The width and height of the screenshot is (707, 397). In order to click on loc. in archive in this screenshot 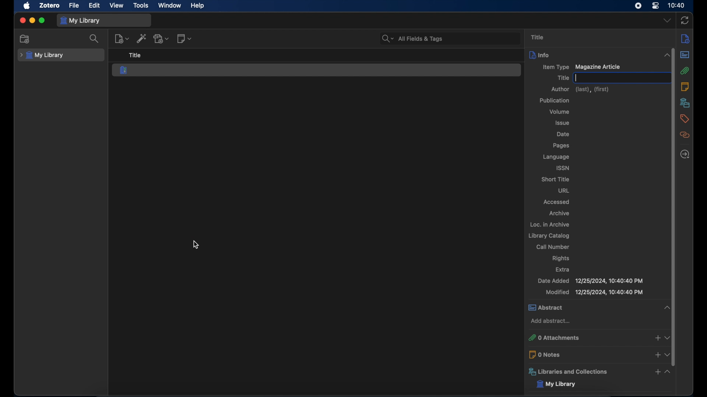, I will do `click(549, 224)`.